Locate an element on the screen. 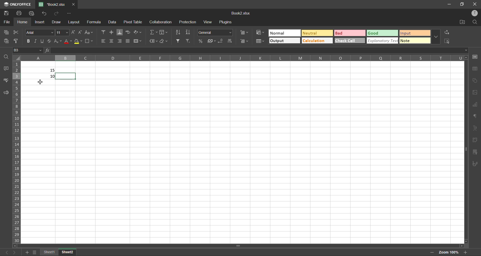 The height and width of the screenshot is (256, 481). align left is located at coordinates (104, 41).